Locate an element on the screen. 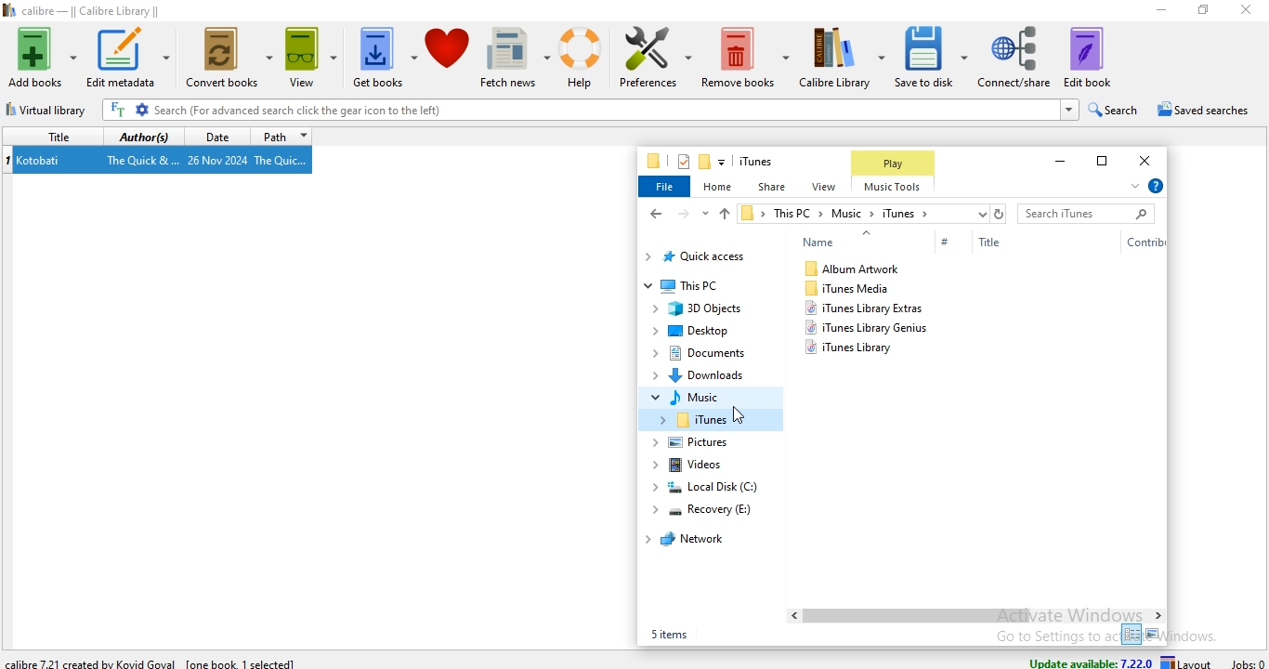 This screenshot has height=669, width=1269. preference is located at coordinates (651, 58).